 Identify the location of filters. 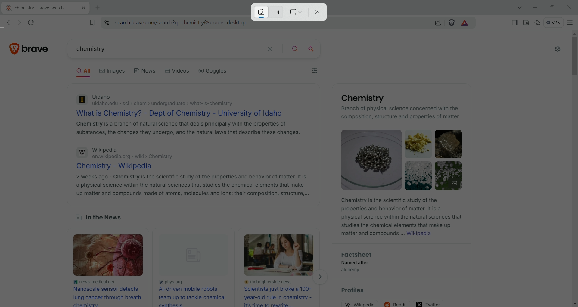
(315, 72).